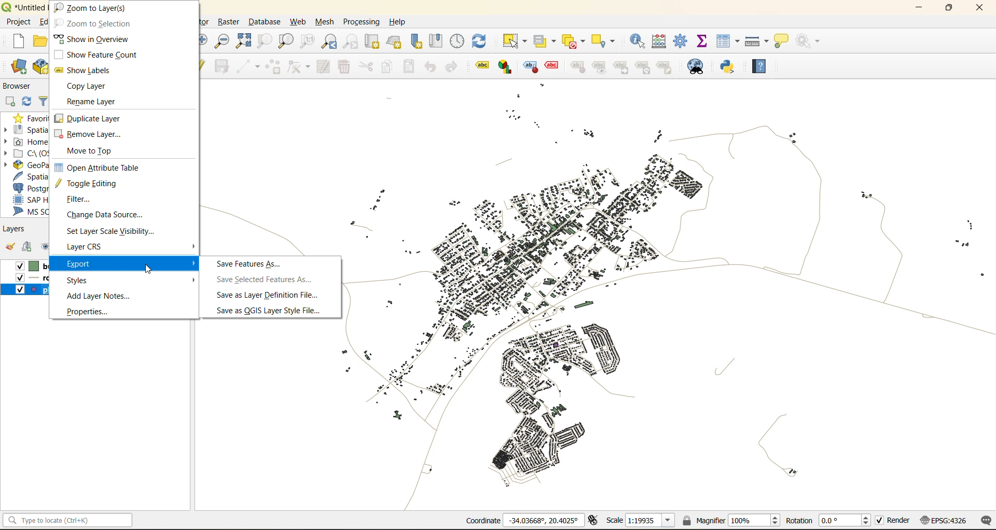 This screenshot has width=996, height=530. What do you see at coordinates (579, 67) in the screenshot?
I see `pin/unpin labels and diagrams` at bounding box center [579, 67].